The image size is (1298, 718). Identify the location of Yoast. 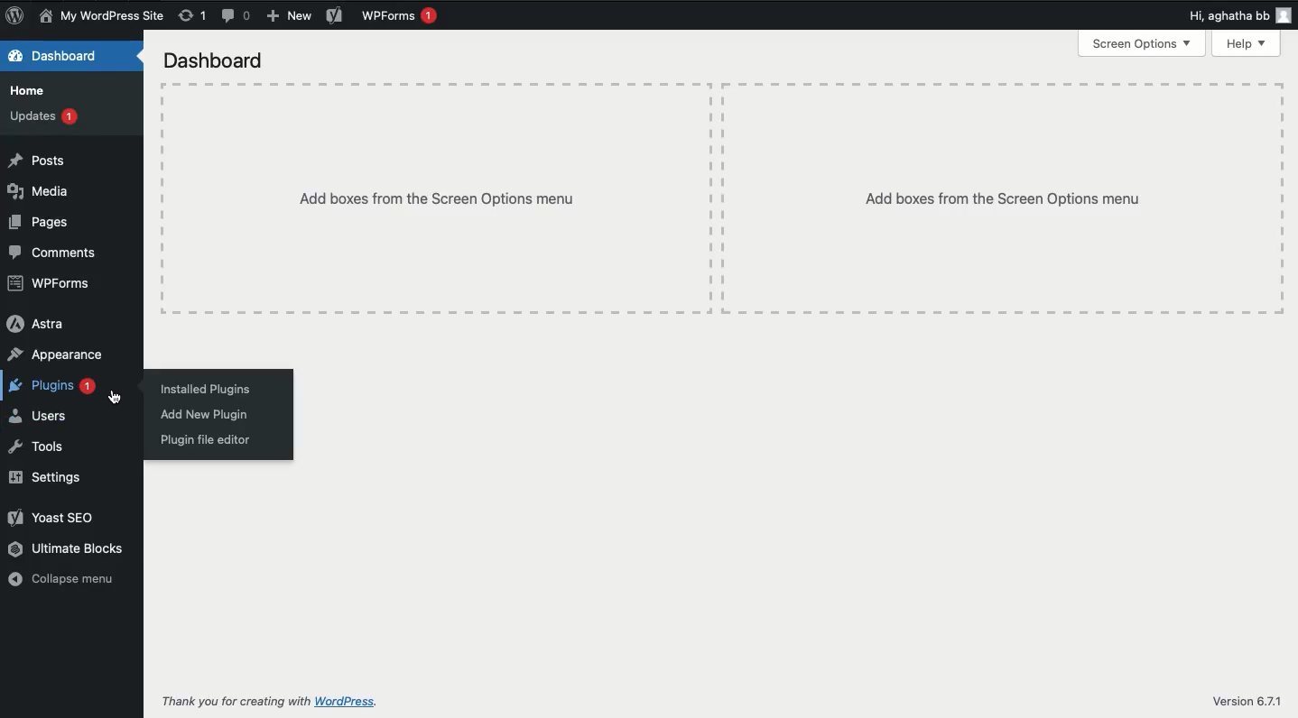
(58, 520).